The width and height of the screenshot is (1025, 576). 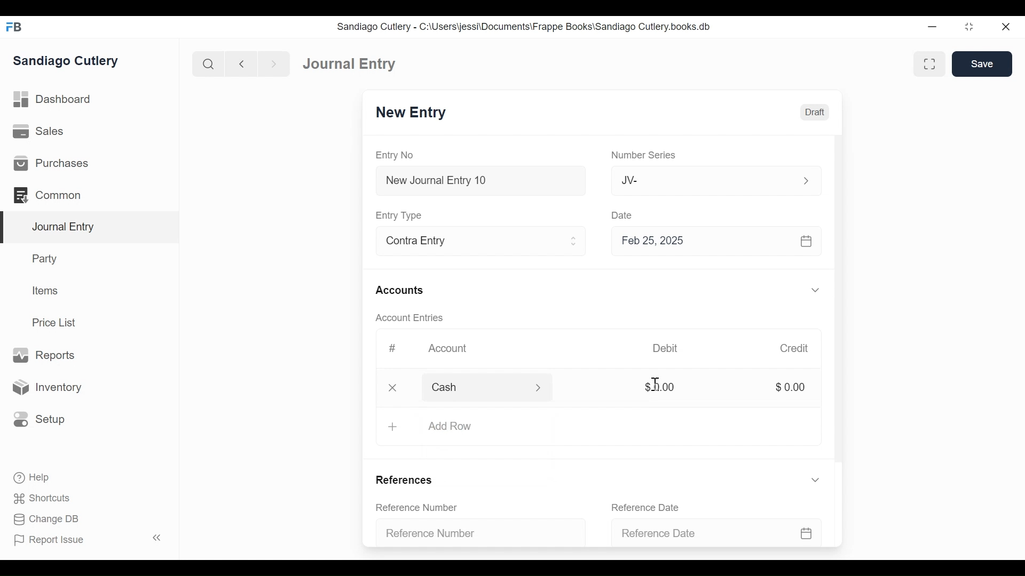 What do you see at coordinates (480, 180) in the screenshot?
I see `New Journal Entry 10` at bounding box center [480, 180].